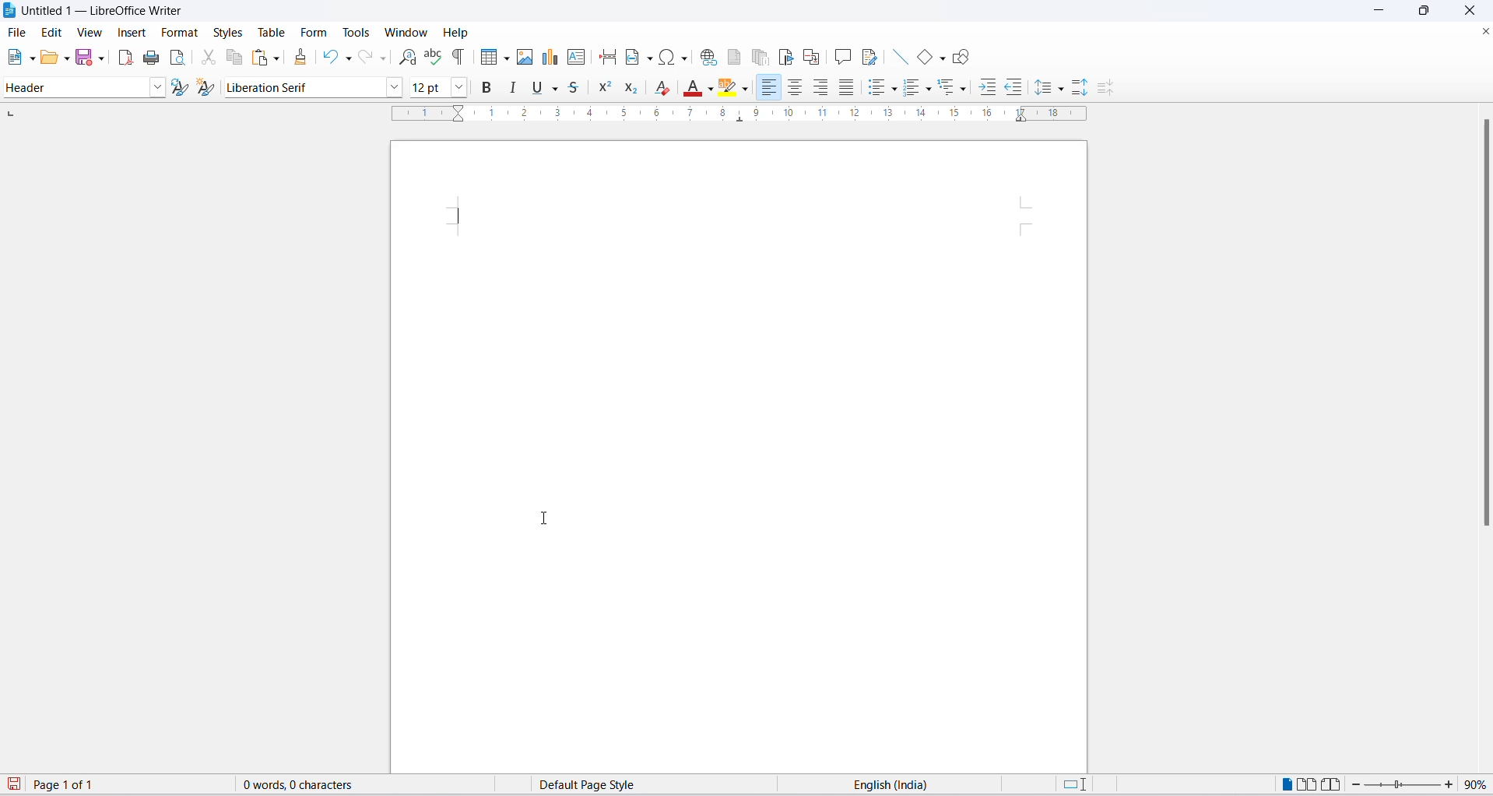  I want to click on strike through, so click(579, 86).